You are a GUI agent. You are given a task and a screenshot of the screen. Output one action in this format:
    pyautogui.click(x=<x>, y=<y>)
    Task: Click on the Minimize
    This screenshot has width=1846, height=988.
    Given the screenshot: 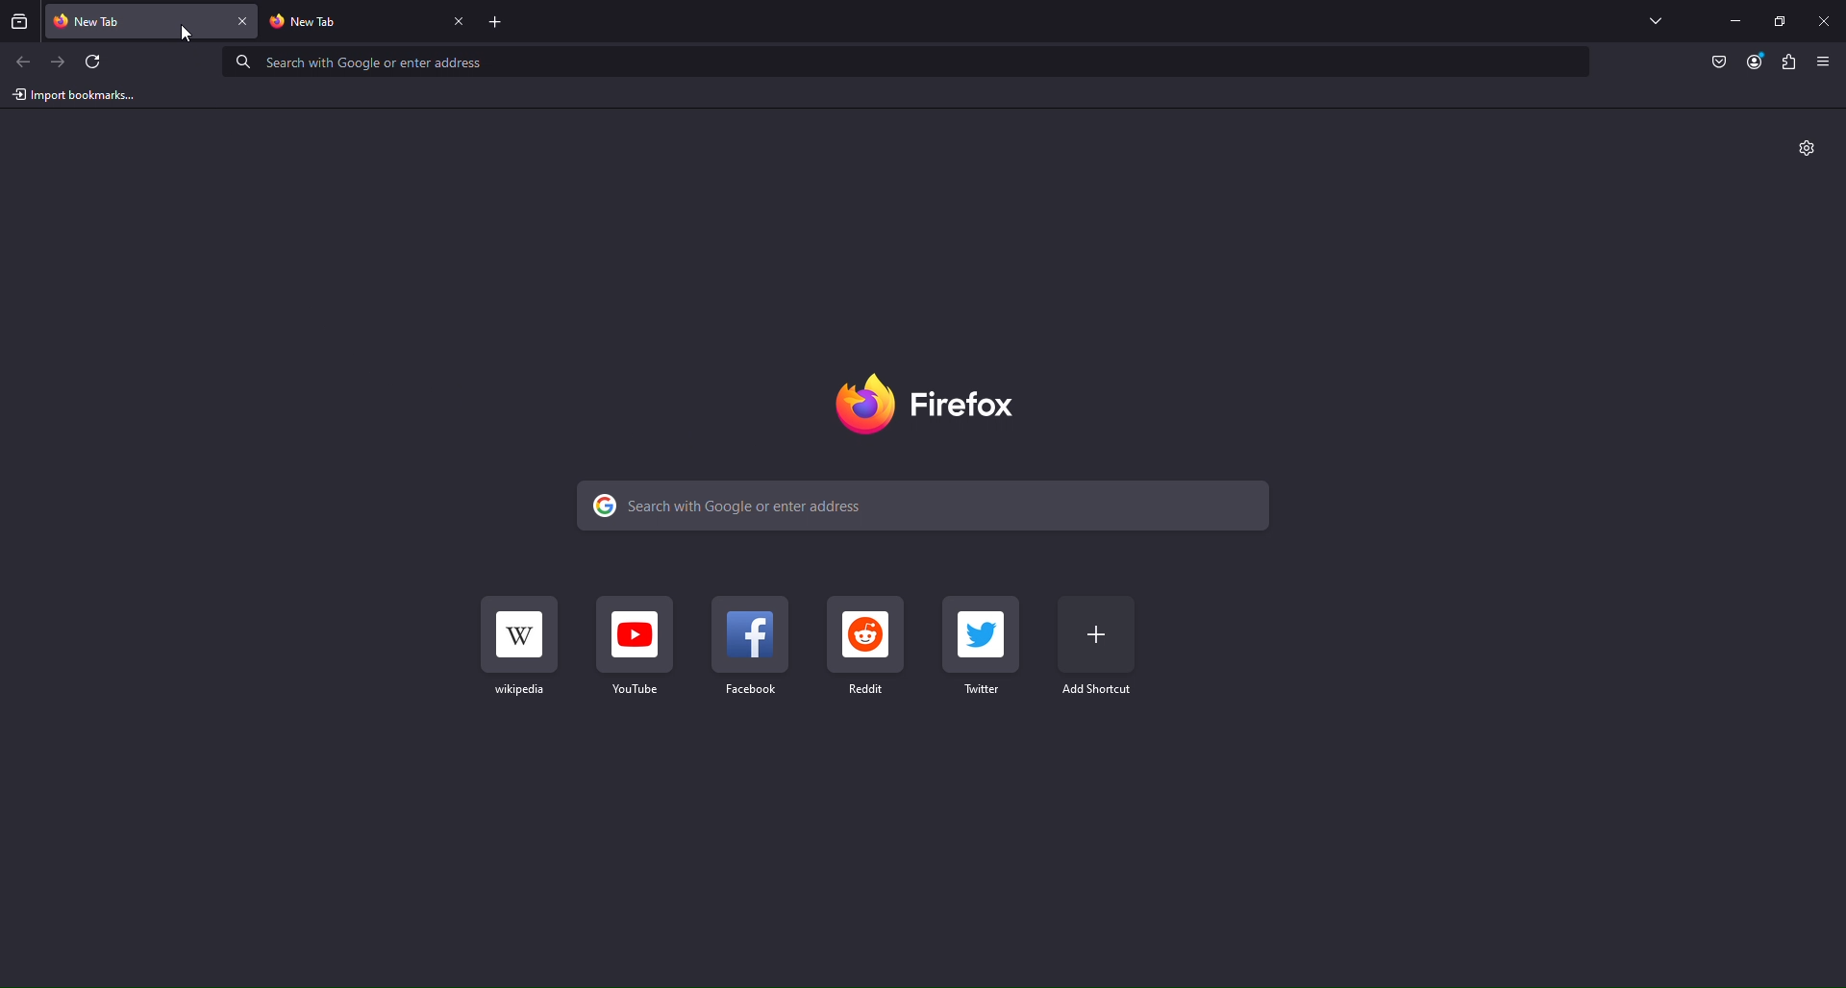 What is the action you would take?
    pyautogui.click(x=1735, y=21)
    